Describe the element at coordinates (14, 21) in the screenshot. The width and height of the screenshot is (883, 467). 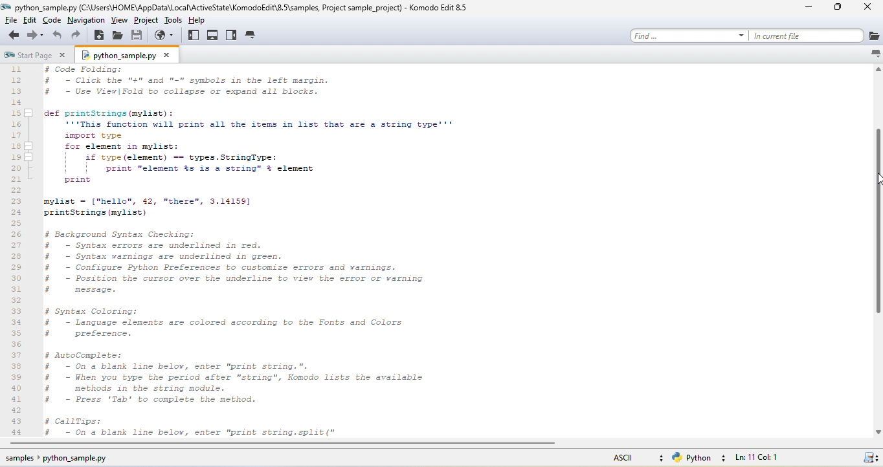
I see `file` at that location.